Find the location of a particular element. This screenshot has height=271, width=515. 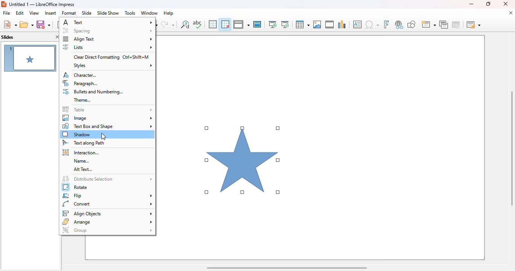

view is located at coordinates (34, 13).